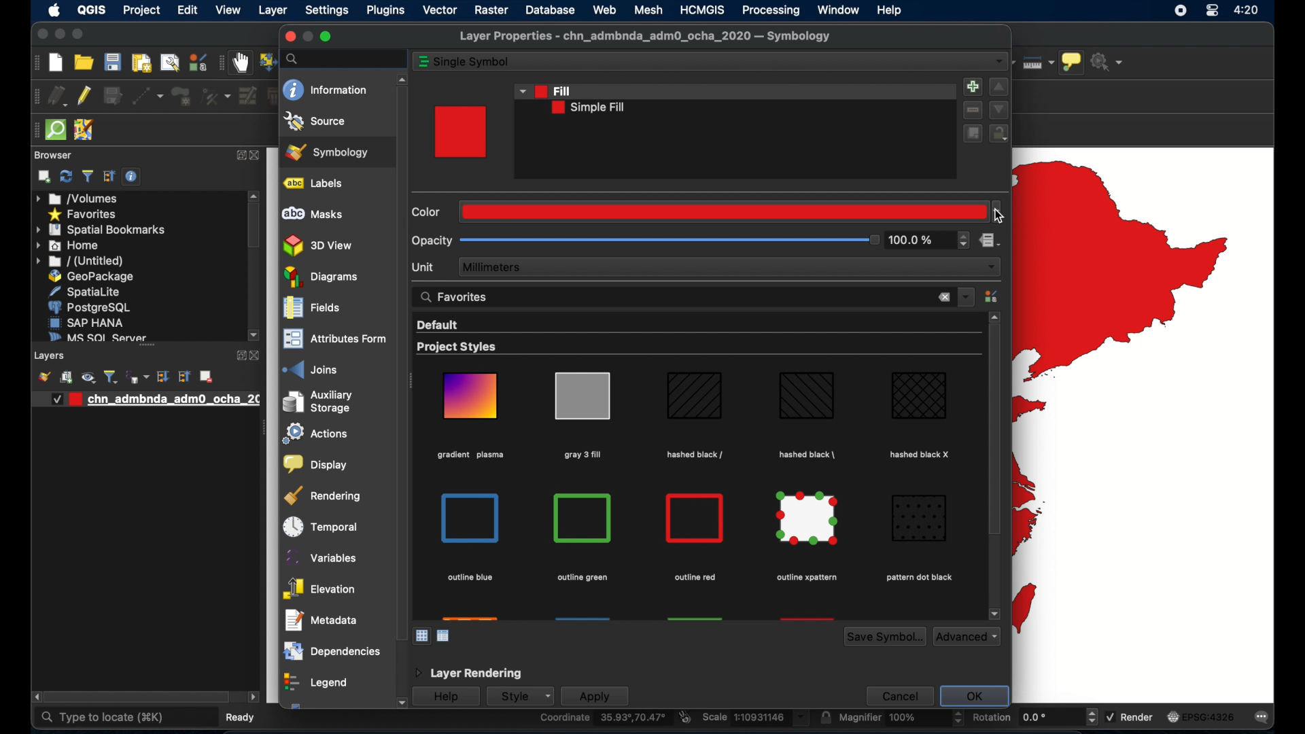 This screenshot has width=1305, height=734. Describe the element at coordinates (323, 557) in the screenshot. I see `variables` at that location.